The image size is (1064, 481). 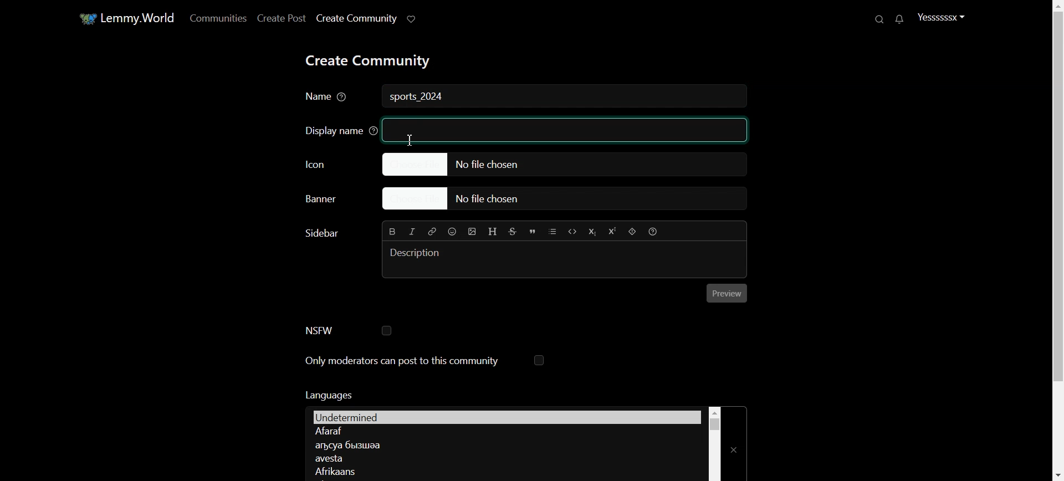 What do you see at coordinates (571, 260) in the screenshot?
I see `Typing window` at bounding box center [571, 260].